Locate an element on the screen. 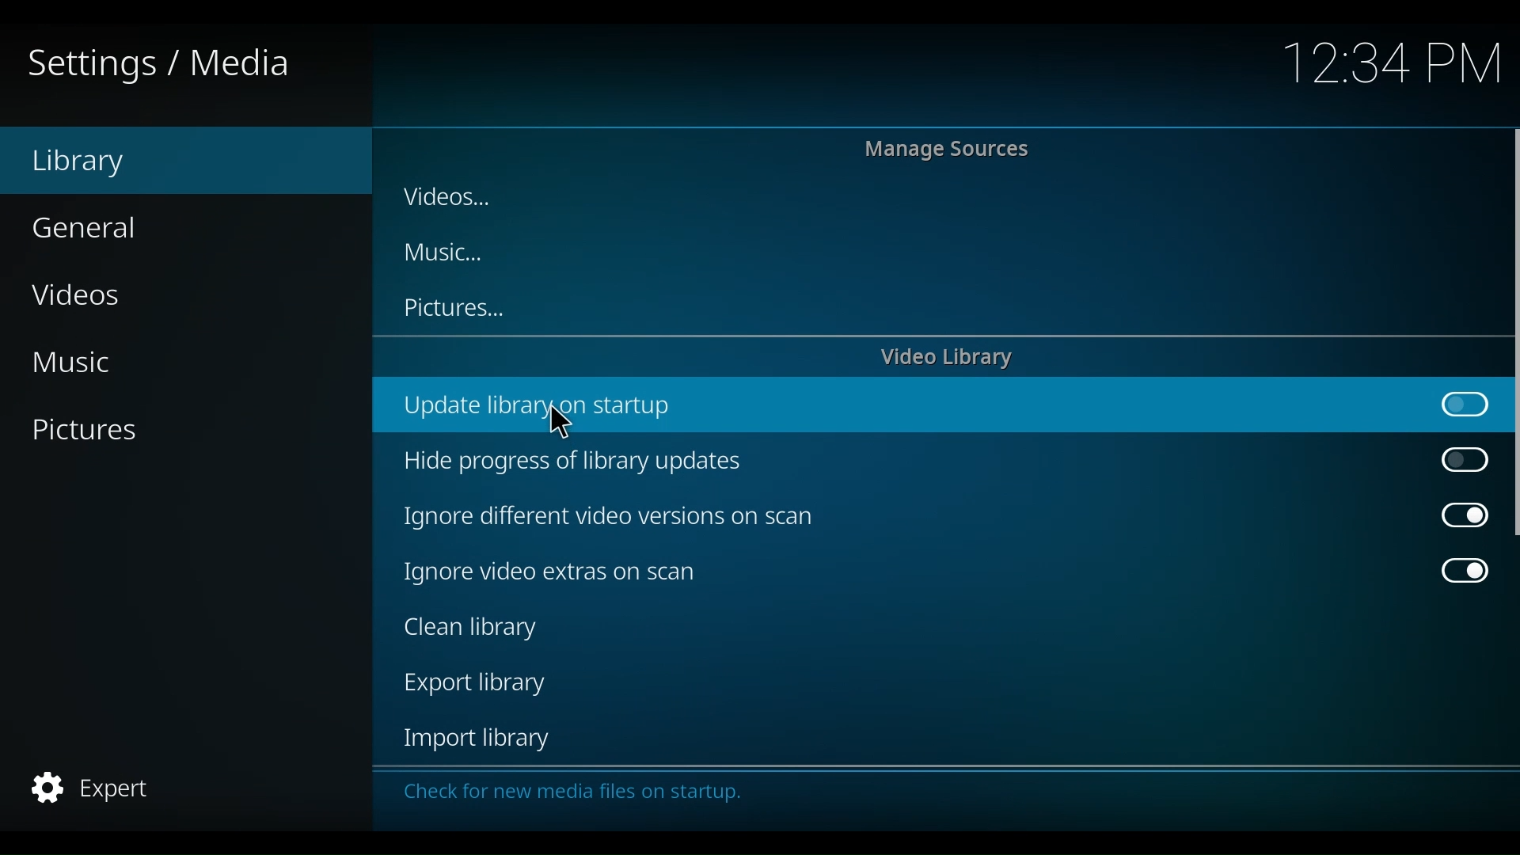 Image resolution: width=1520 pixels, height=855 pixels. Toggle on/off Ignore different video versions on scan is located at coordinates (1462, 517).